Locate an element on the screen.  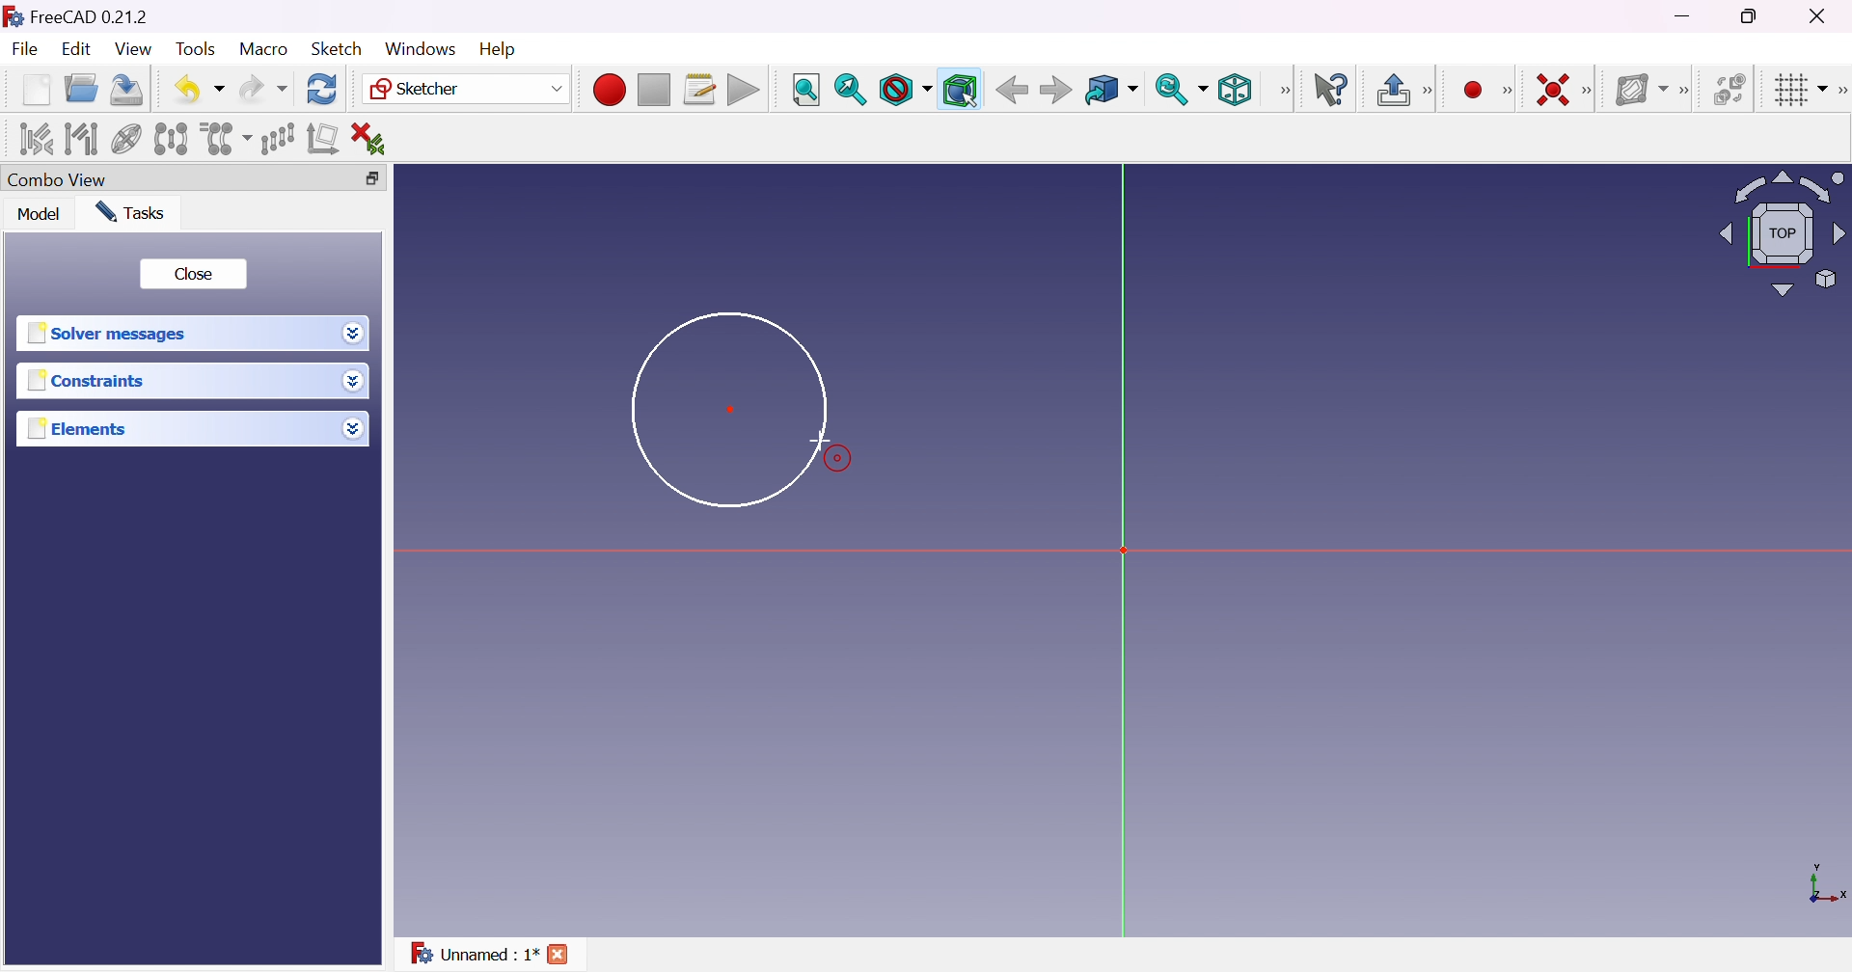
Symmetry is located at coordinates (171, 140).